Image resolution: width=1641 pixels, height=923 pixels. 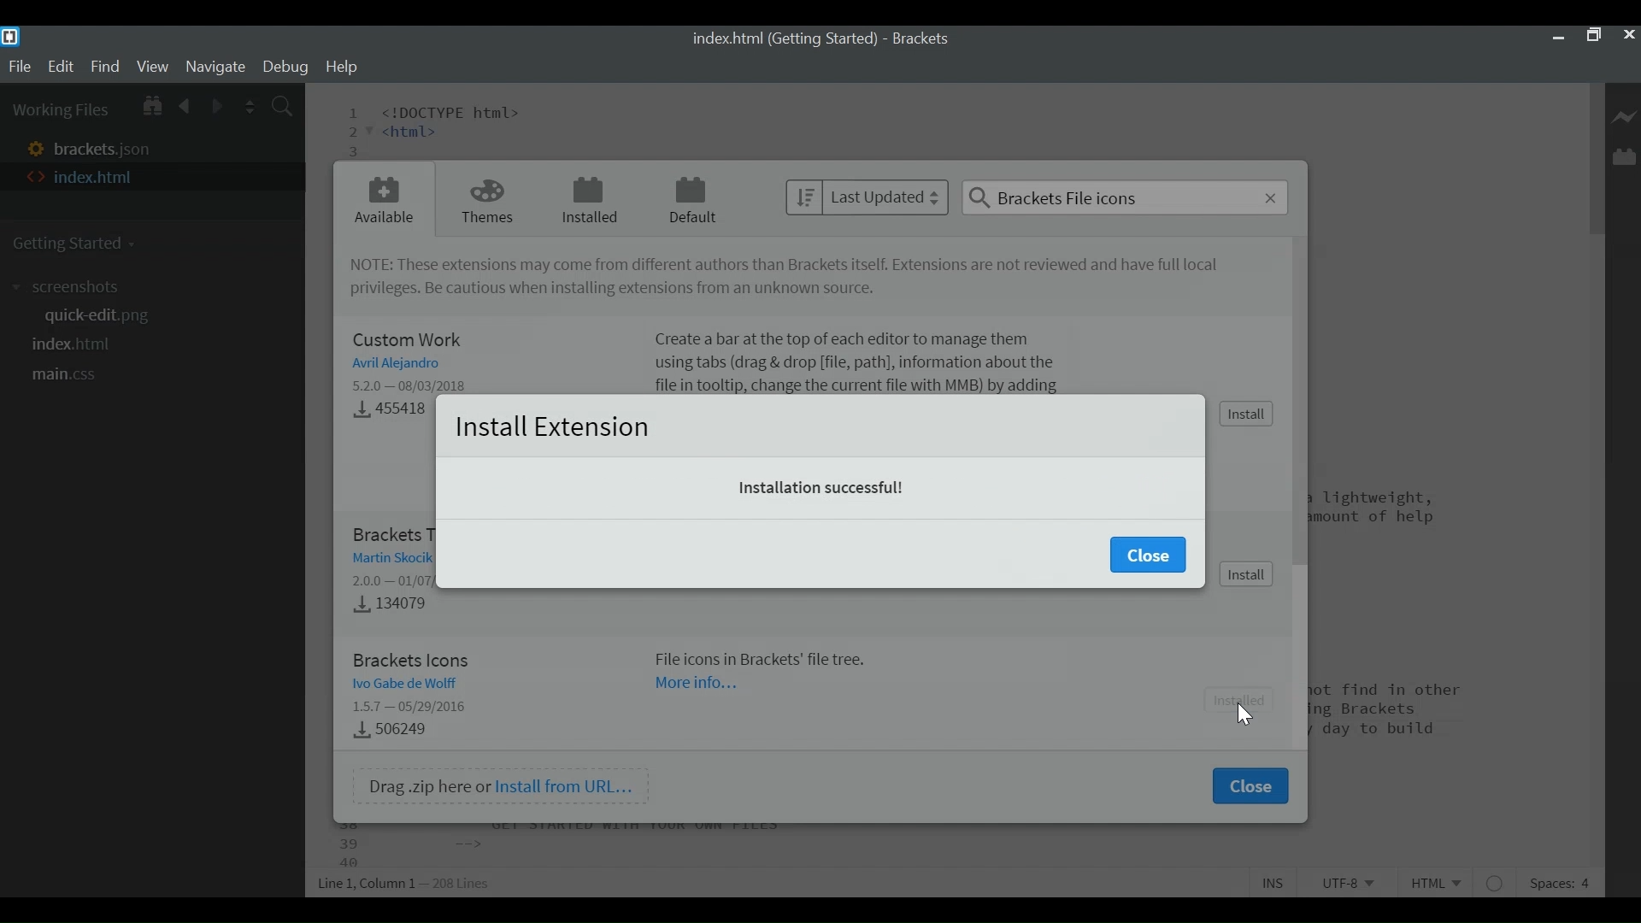 What do you see at coordinates (1244, 718) in the screenshot?
I see `Cursor` at bounding box center [1244, 718].